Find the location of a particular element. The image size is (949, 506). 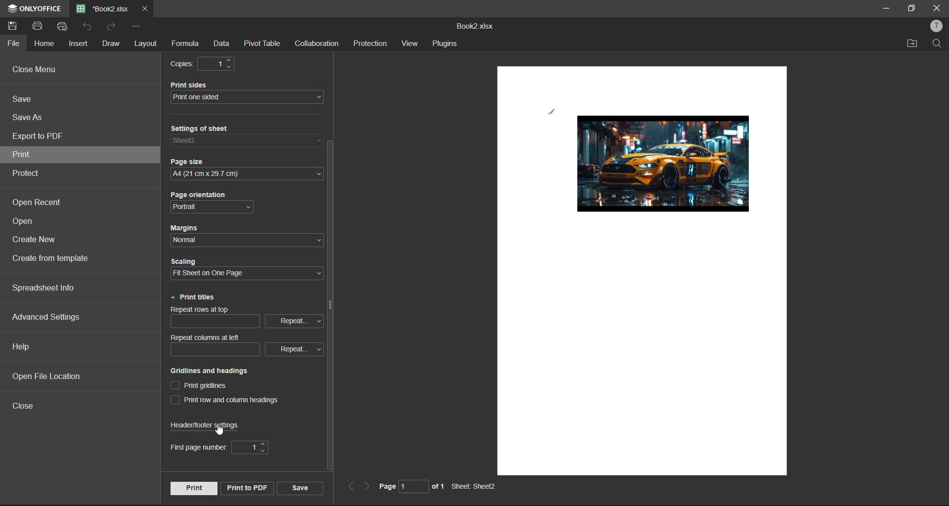

close menu is located at coordinates (36, 69).